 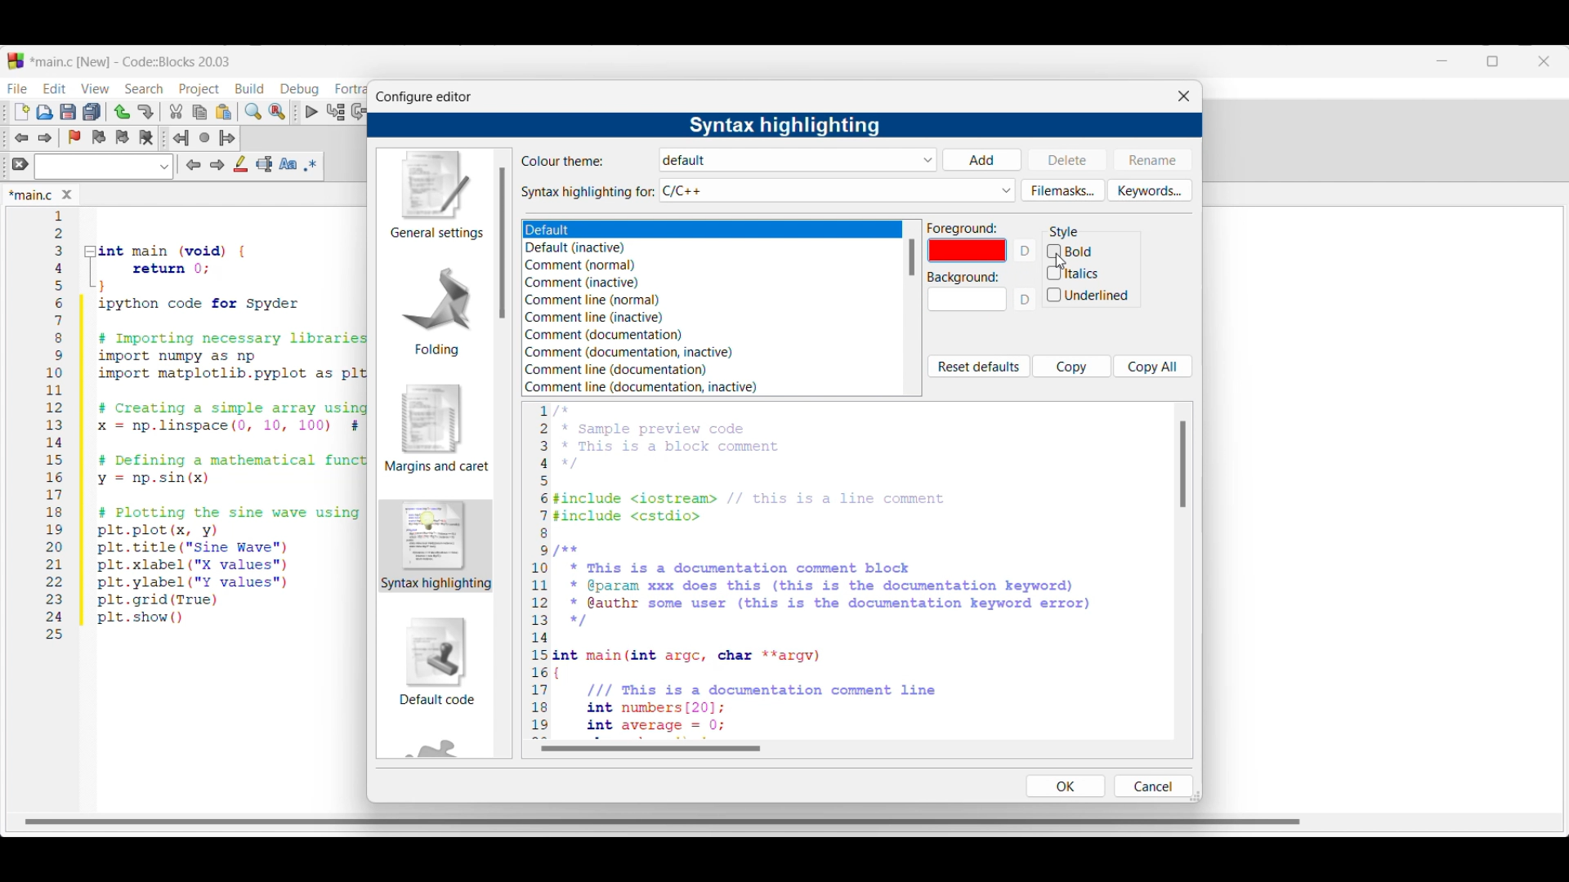 What do you see at coordinates (217, 164) in the screenshot?
I see `Next` at bounding box center [217, 164].